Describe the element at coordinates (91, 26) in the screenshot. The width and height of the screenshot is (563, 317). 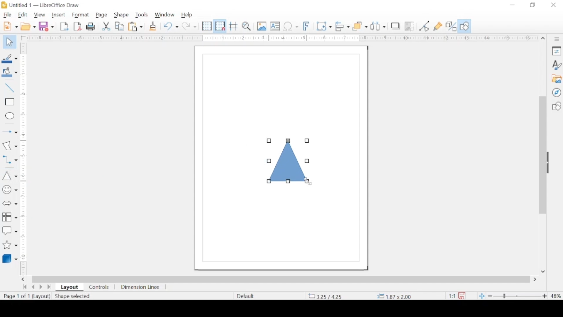
I see `print` at that location.